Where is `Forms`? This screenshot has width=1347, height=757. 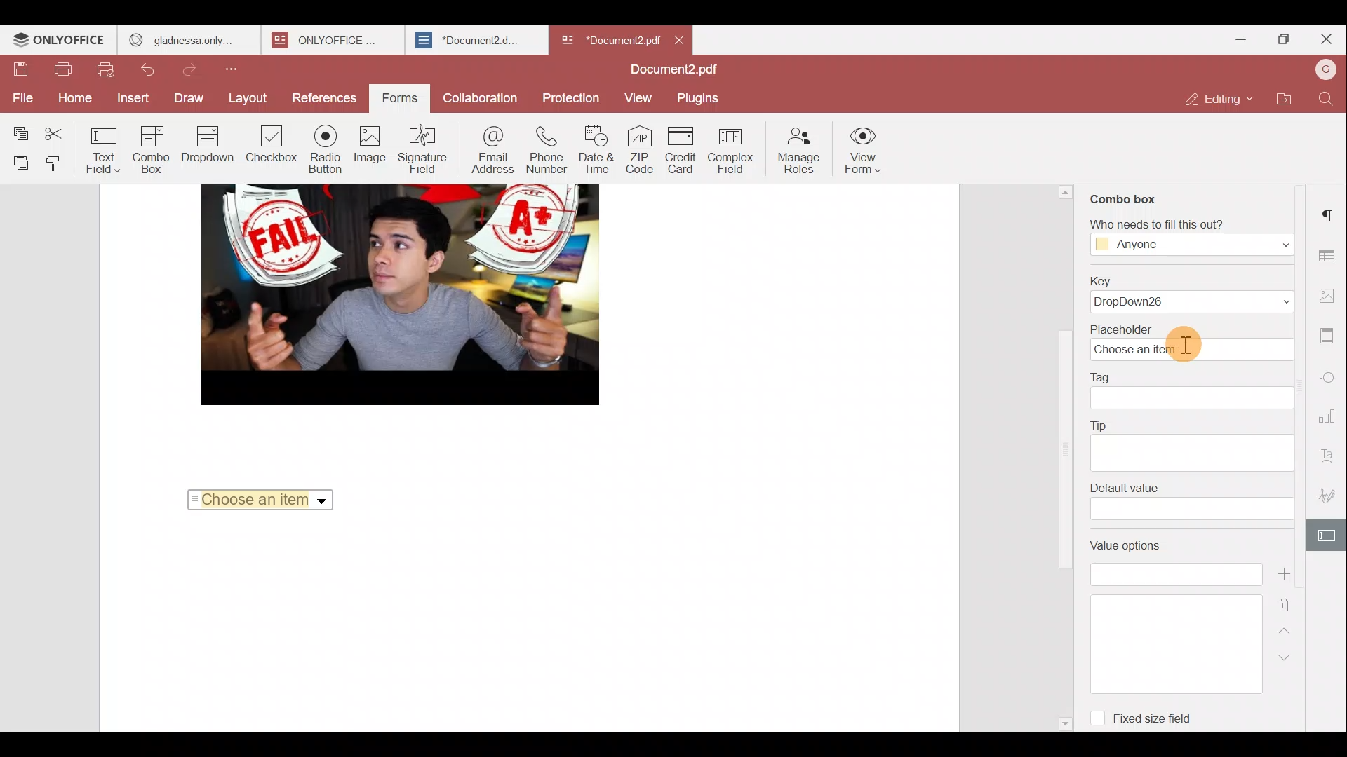
Forms is located at coordinates (395, 99).